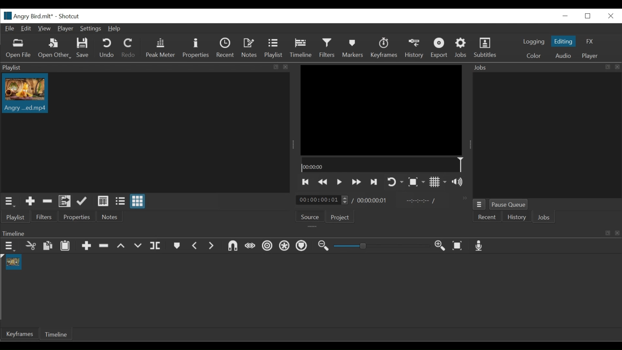 The width and height of the screenshot is (622, 350). Describe the element at coordinates (458, 246) in the screenshot. I see `Zoom timeline to fit` at that location.